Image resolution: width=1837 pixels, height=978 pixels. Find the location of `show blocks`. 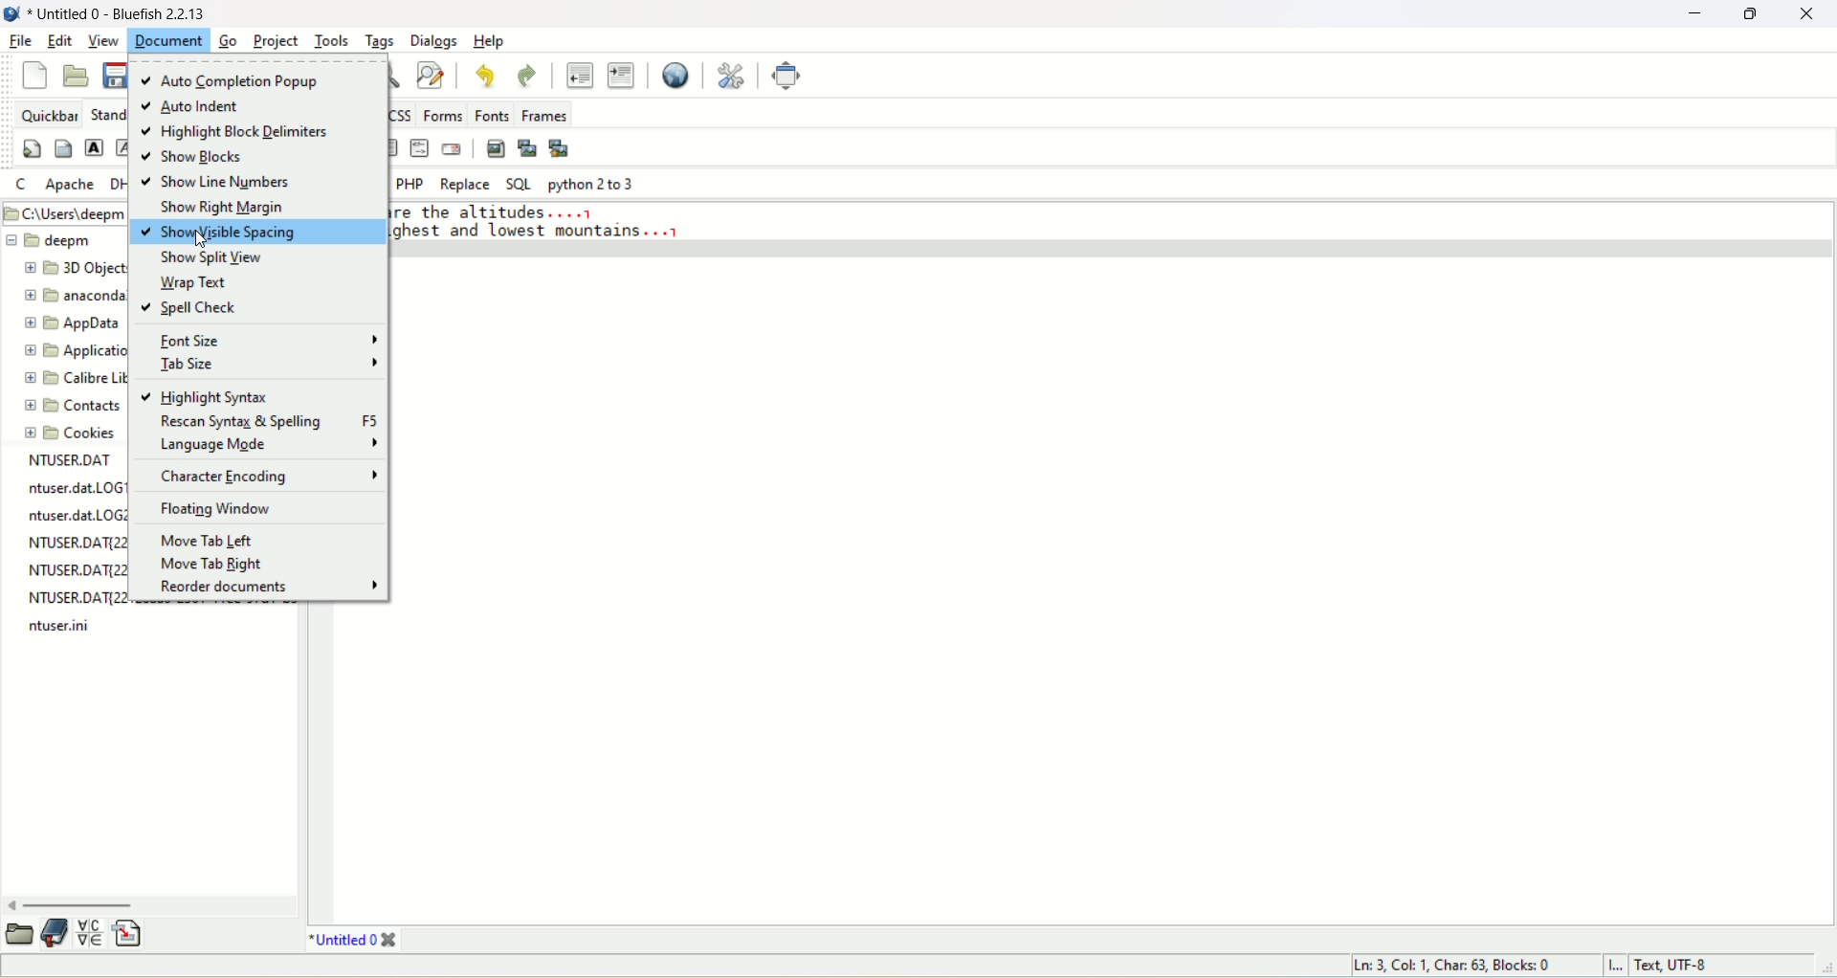

show blocks is located at coordinates (196, 158).